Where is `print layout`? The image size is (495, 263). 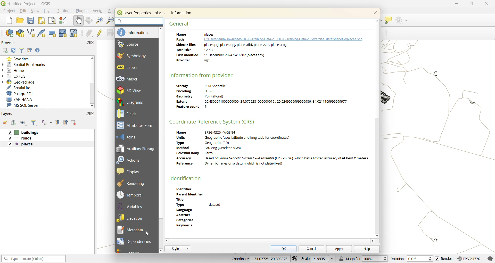
print layout is located at coordinates (43, 20).